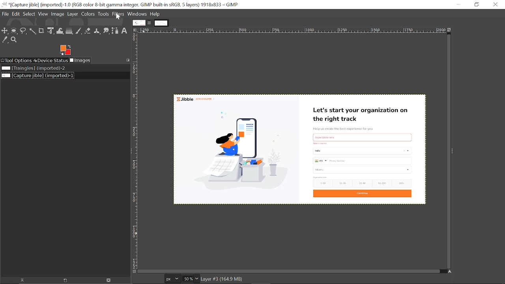  What do you see at coordinates (98, 31) in the screenshot?
I see `Clone tool` at bounding box center [98, 31].